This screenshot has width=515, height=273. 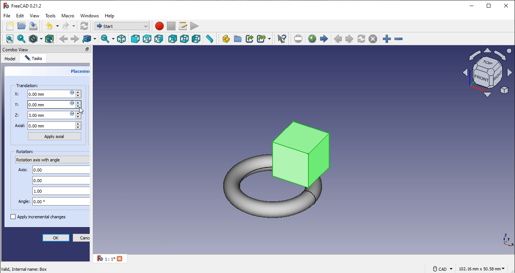 What do you see at coordinates (75, 38) in the screenshot?
I see `forward` at bounding box center [75, 38].